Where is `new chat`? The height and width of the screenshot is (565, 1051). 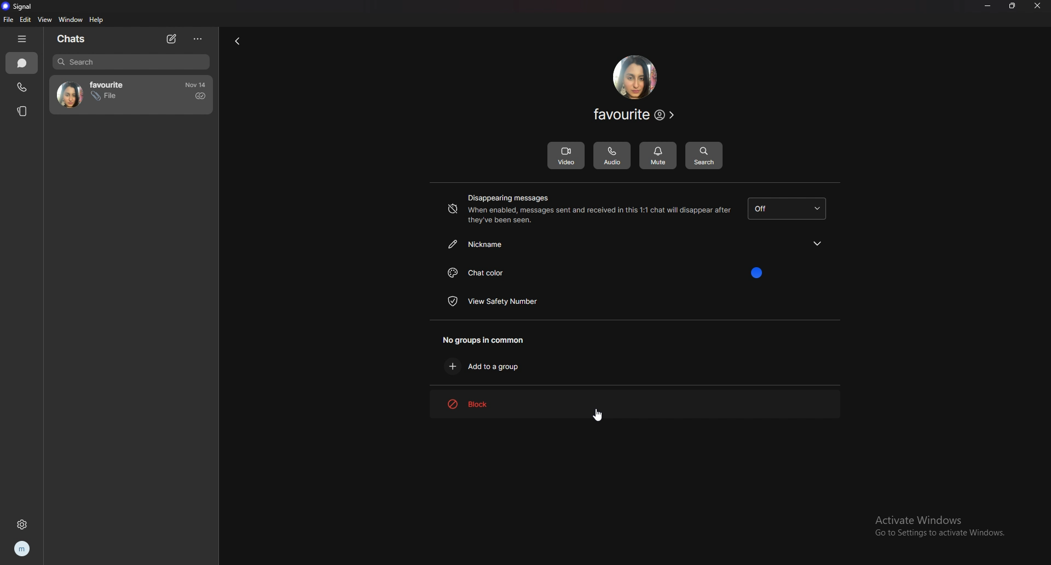
new chat is located at coordinates (170, 38).